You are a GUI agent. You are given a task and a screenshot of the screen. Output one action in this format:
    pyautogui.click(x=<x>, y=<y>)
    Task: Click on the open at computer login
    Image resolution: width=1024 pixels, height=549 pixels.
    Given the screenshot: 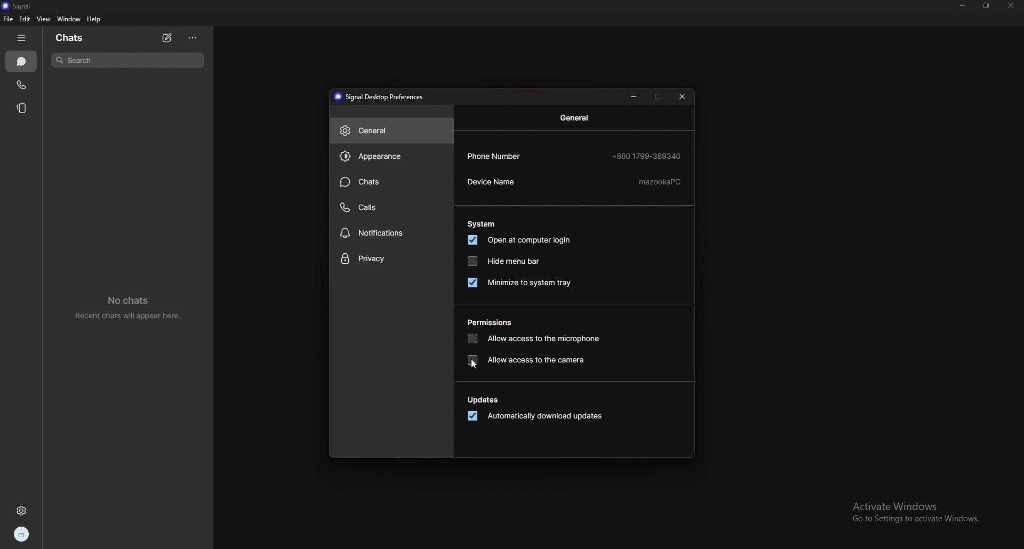 What is the action you would take?
    pyautogui.click(x=521, y=240)
    